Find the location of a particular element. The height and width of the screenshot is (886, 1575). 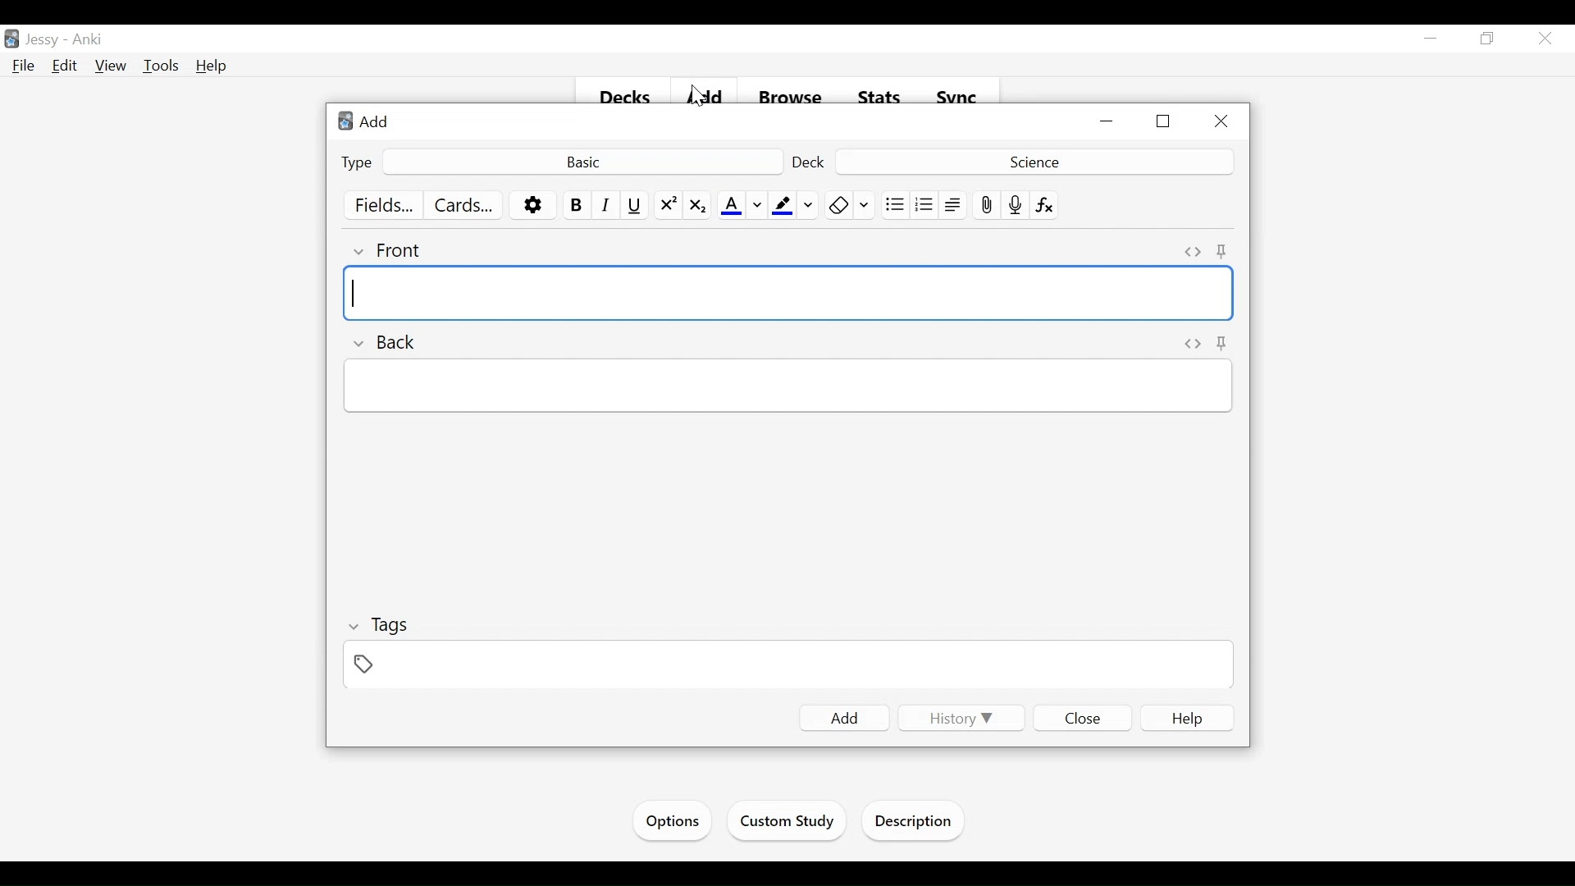

Basic is located at coordinates (582, 161).